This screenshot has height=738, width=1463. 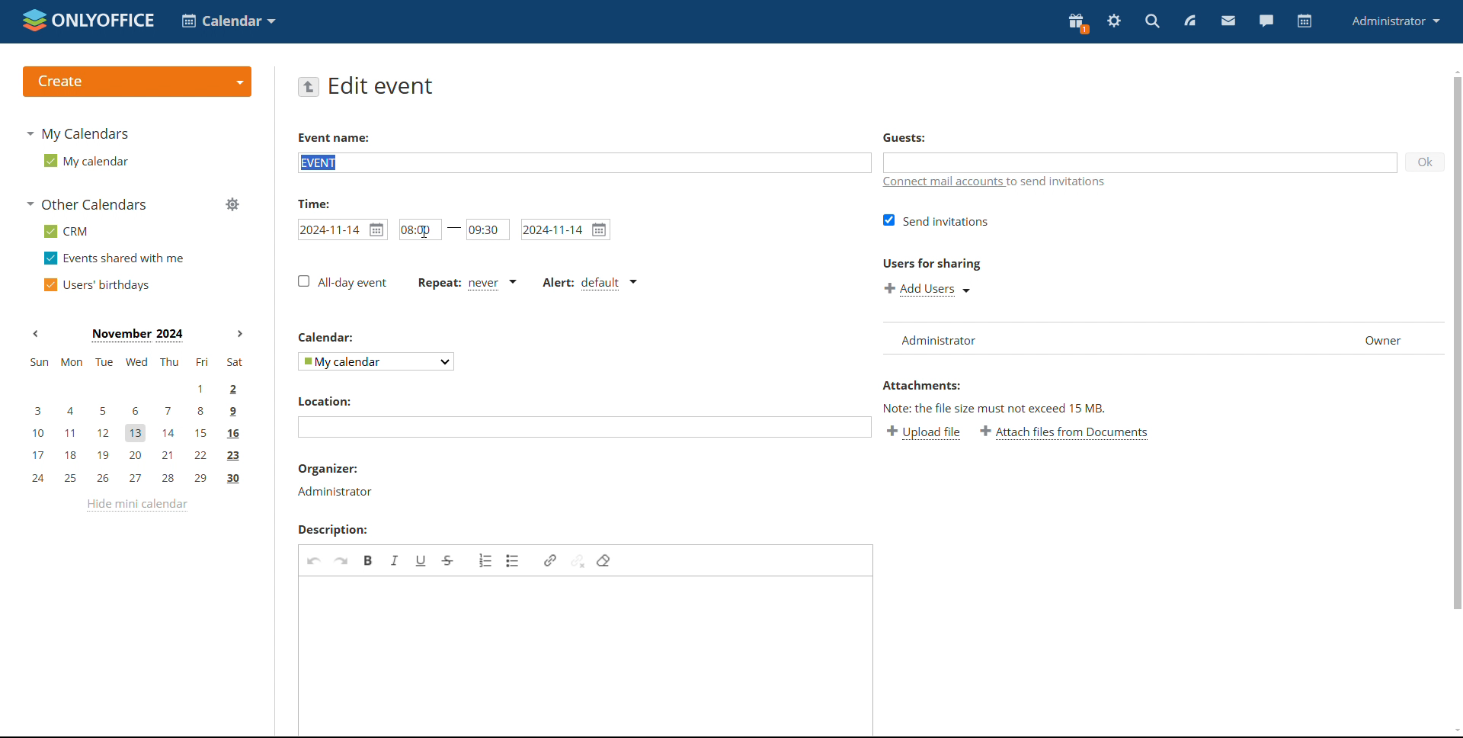 I want to click on note: the file size must not exceed 15 mb, so click(x=996, y=407).